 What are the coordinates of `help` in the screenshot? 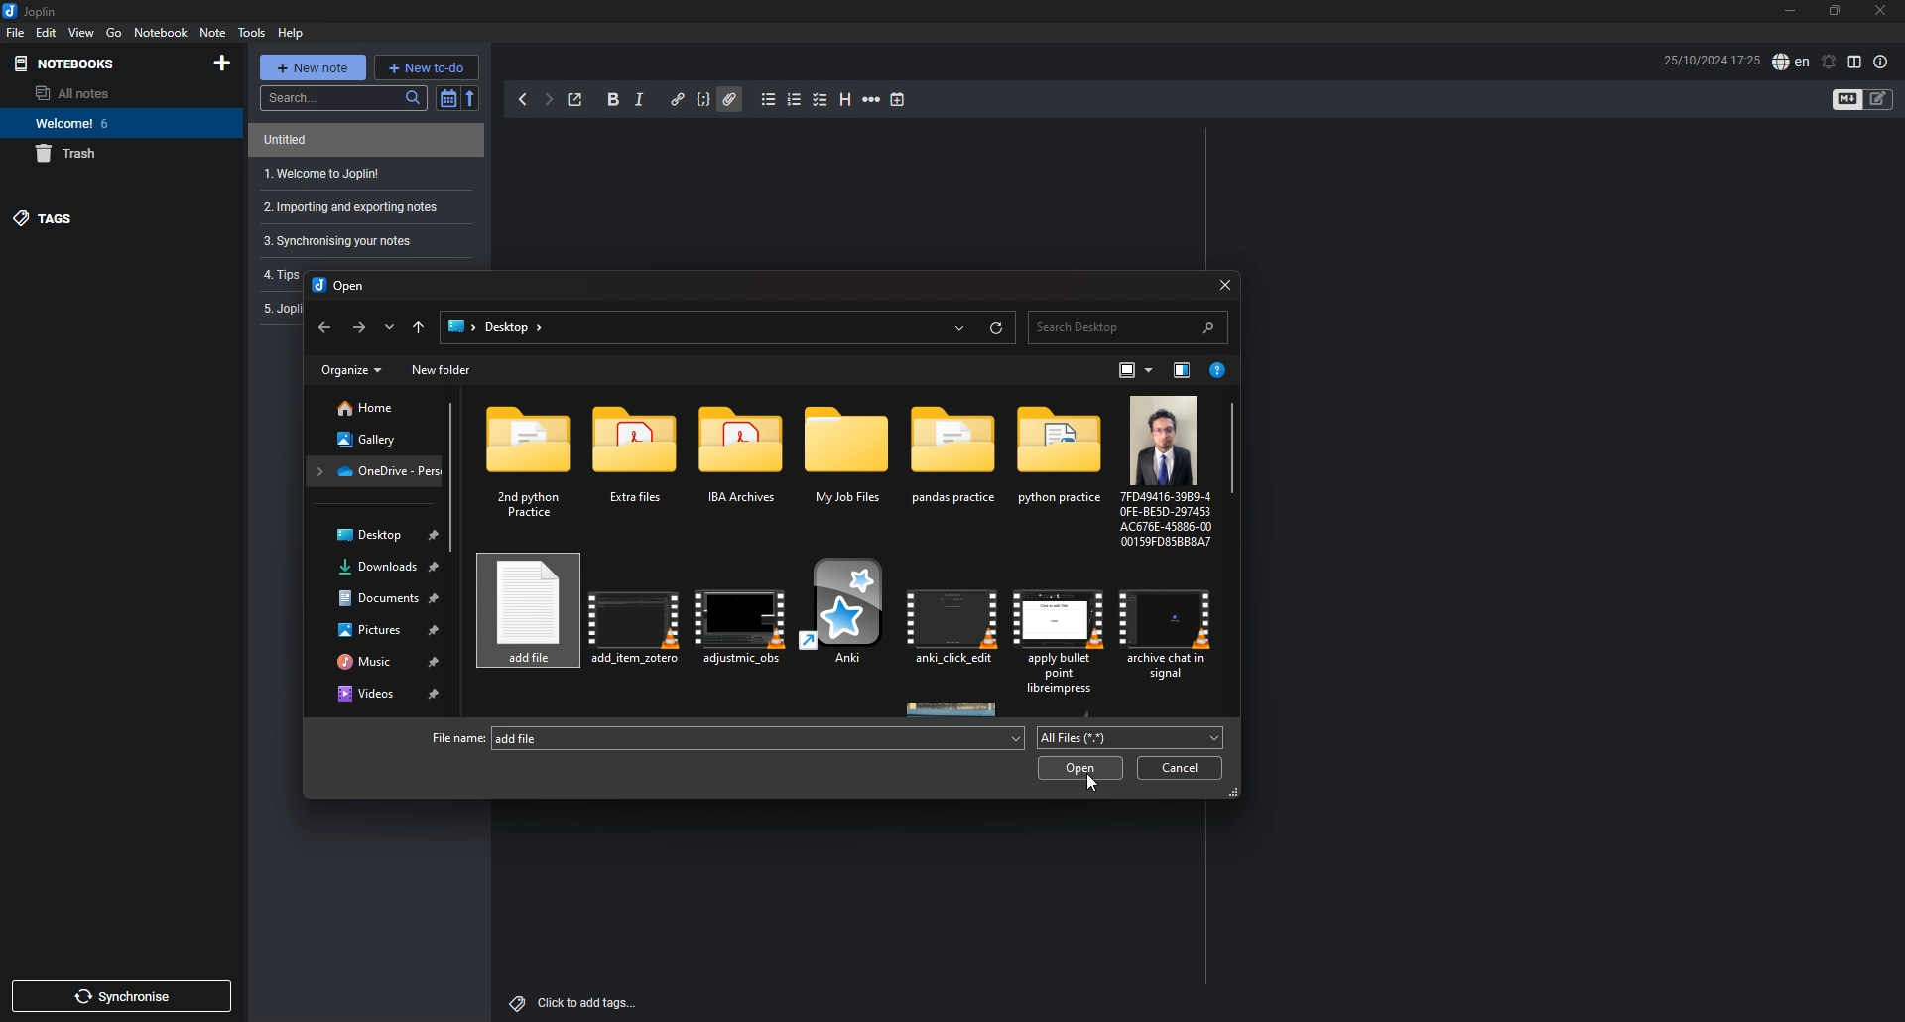 It's located at (291, 33).